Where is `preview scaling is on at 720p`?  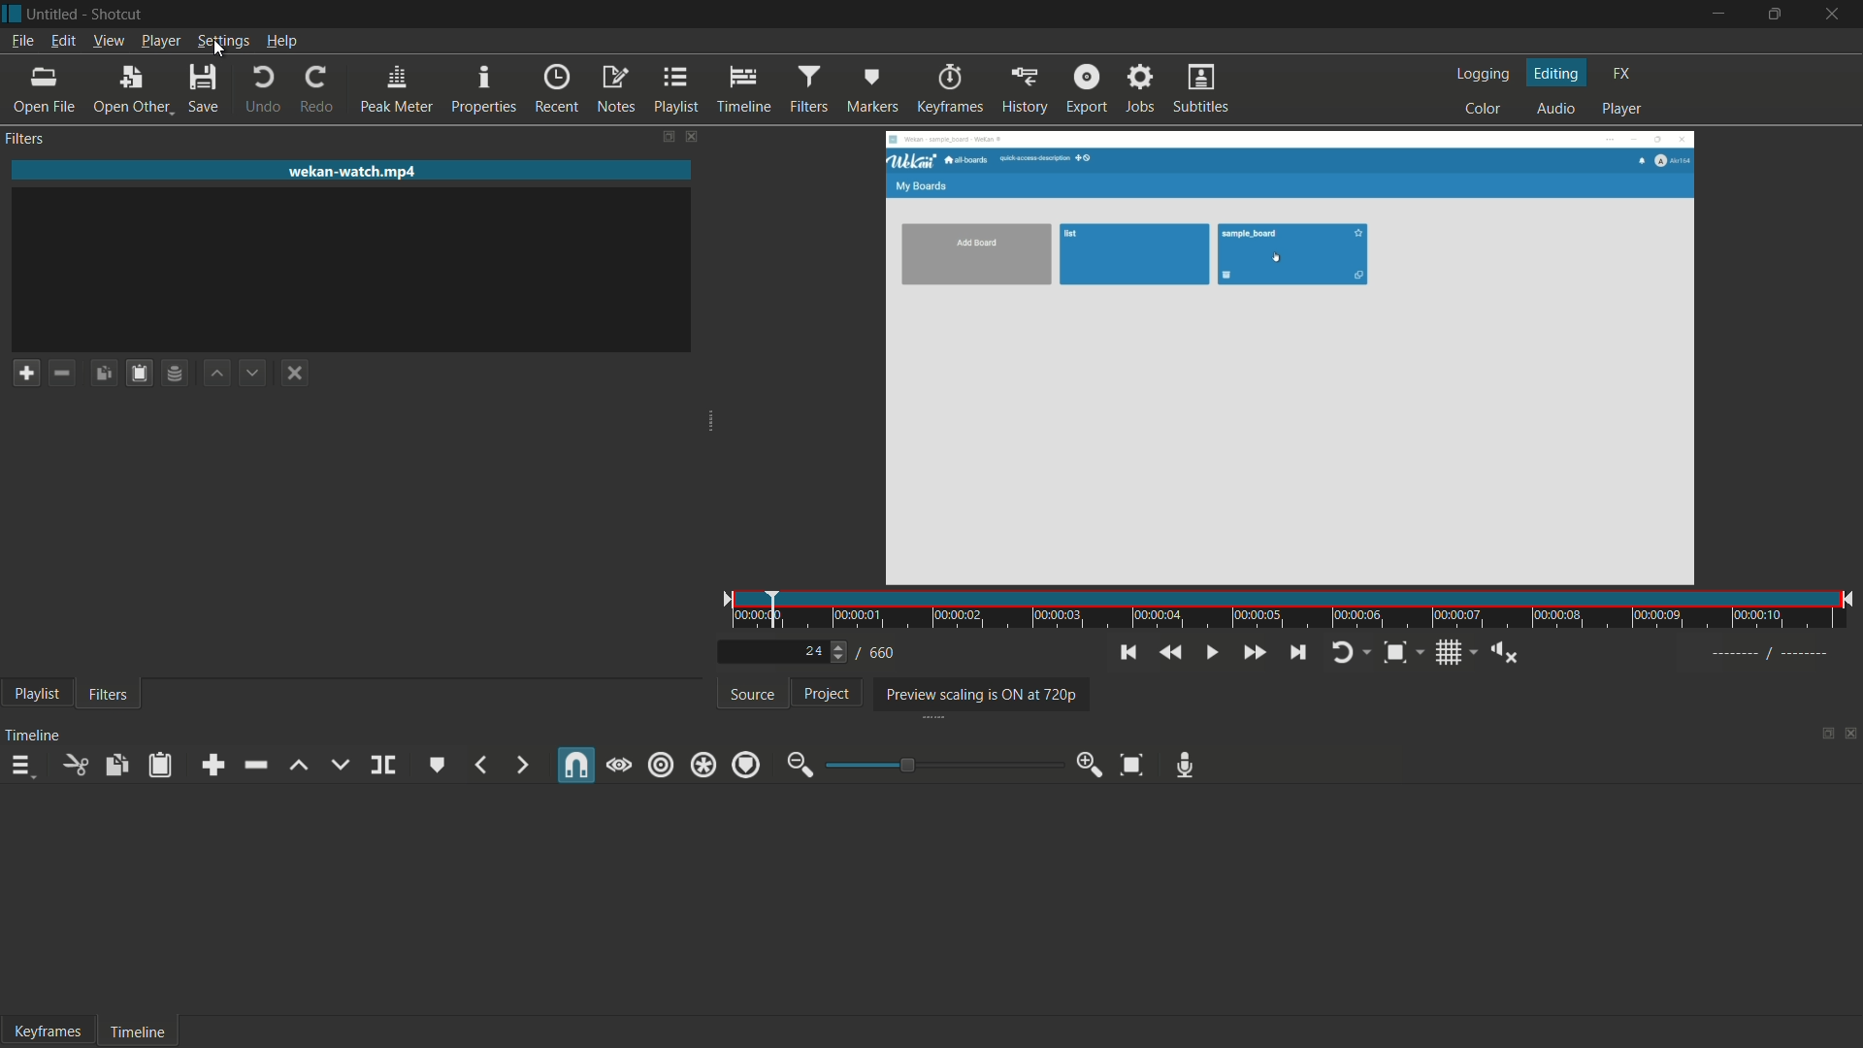
preview scaling is on at 720p is located at coordinates (977, 694).